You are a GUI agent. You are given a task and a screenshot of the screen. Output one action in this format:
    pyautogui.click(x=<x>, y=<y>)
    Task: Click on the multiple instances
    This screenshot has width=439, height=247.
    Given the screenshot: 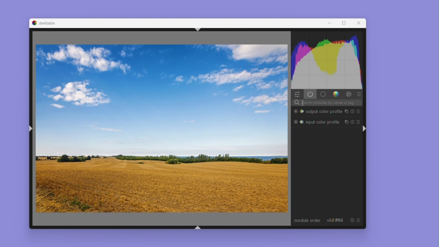 What is the action you would take?
    pyautogui.click(x=346, y=122)
    